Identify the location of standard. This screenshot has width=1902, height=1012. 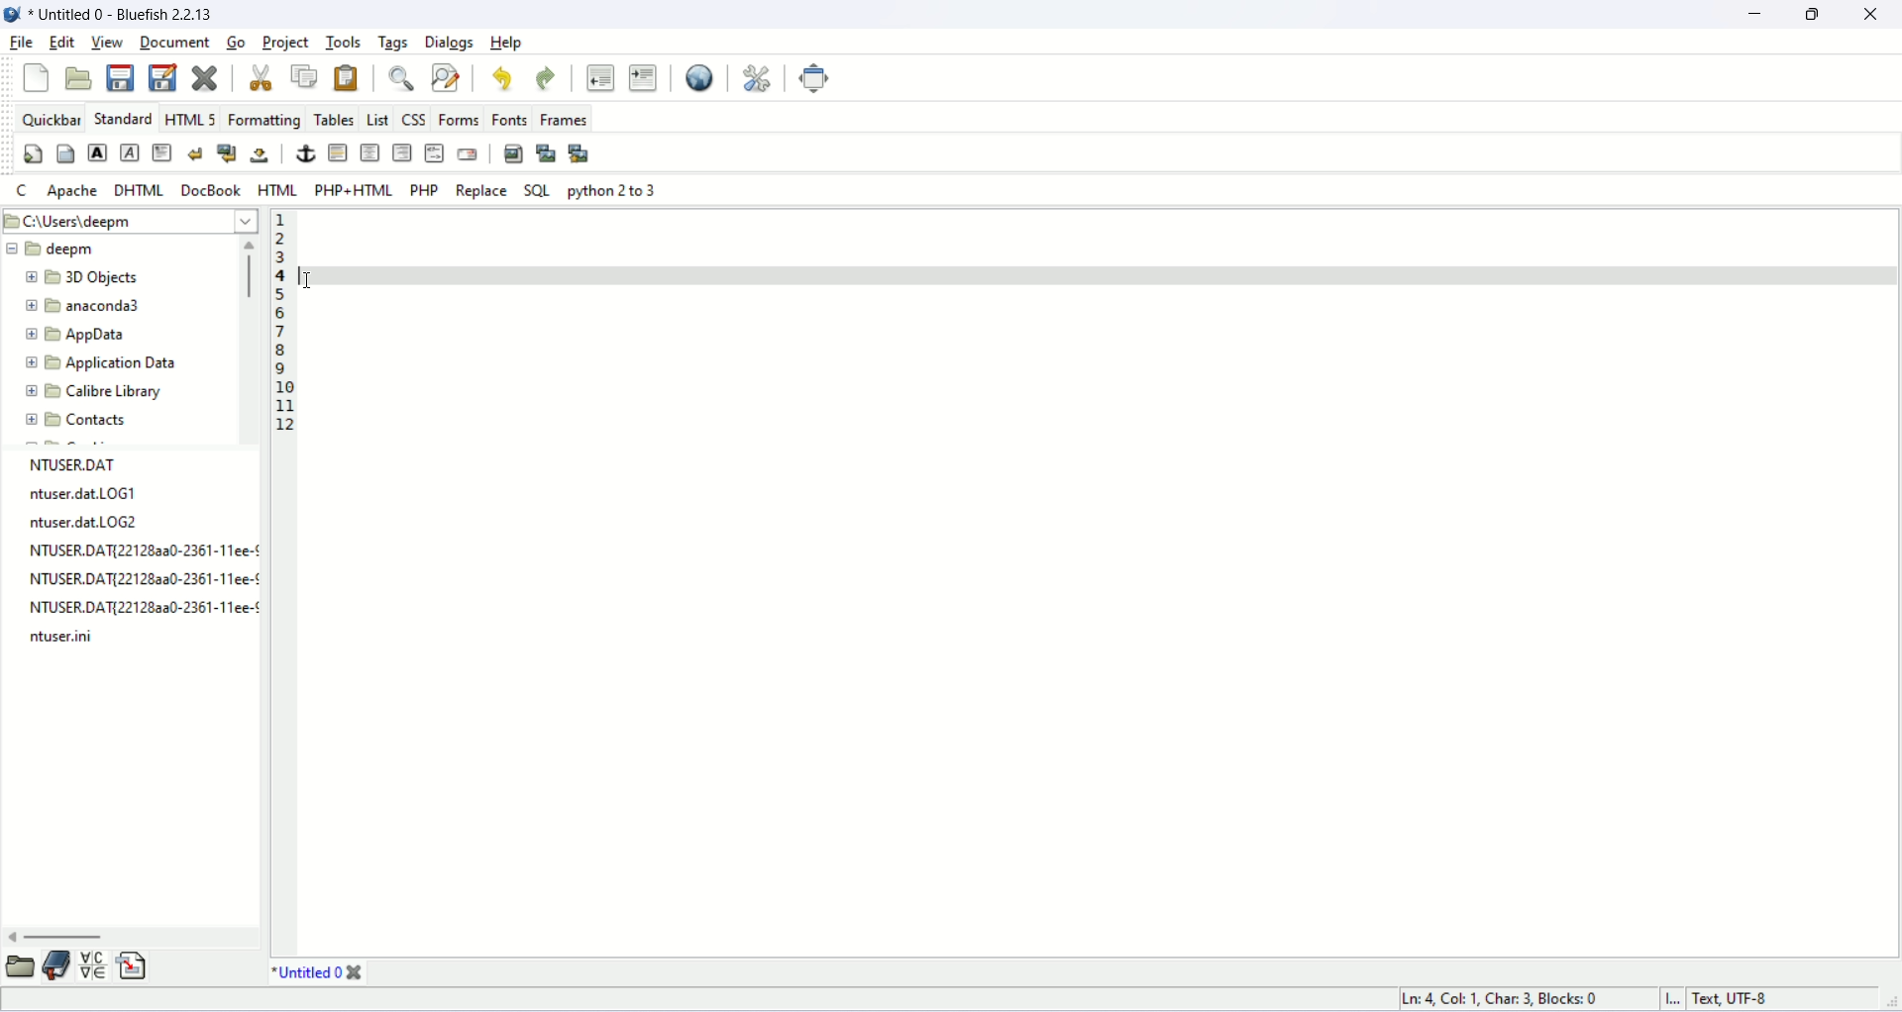
(122, 119).